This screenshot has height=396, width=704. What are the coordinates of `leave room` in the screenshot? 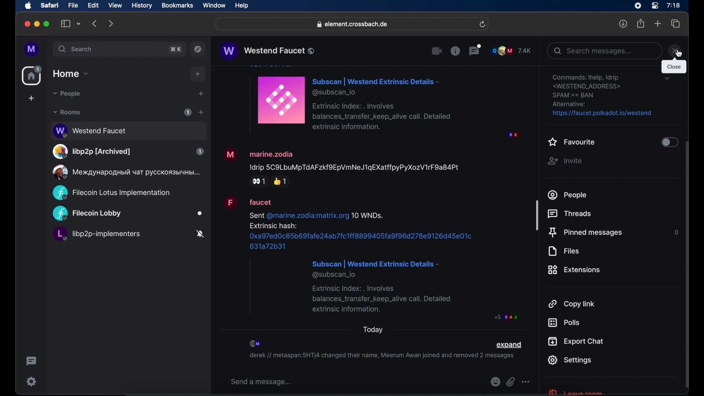 It's located at (575, 391).